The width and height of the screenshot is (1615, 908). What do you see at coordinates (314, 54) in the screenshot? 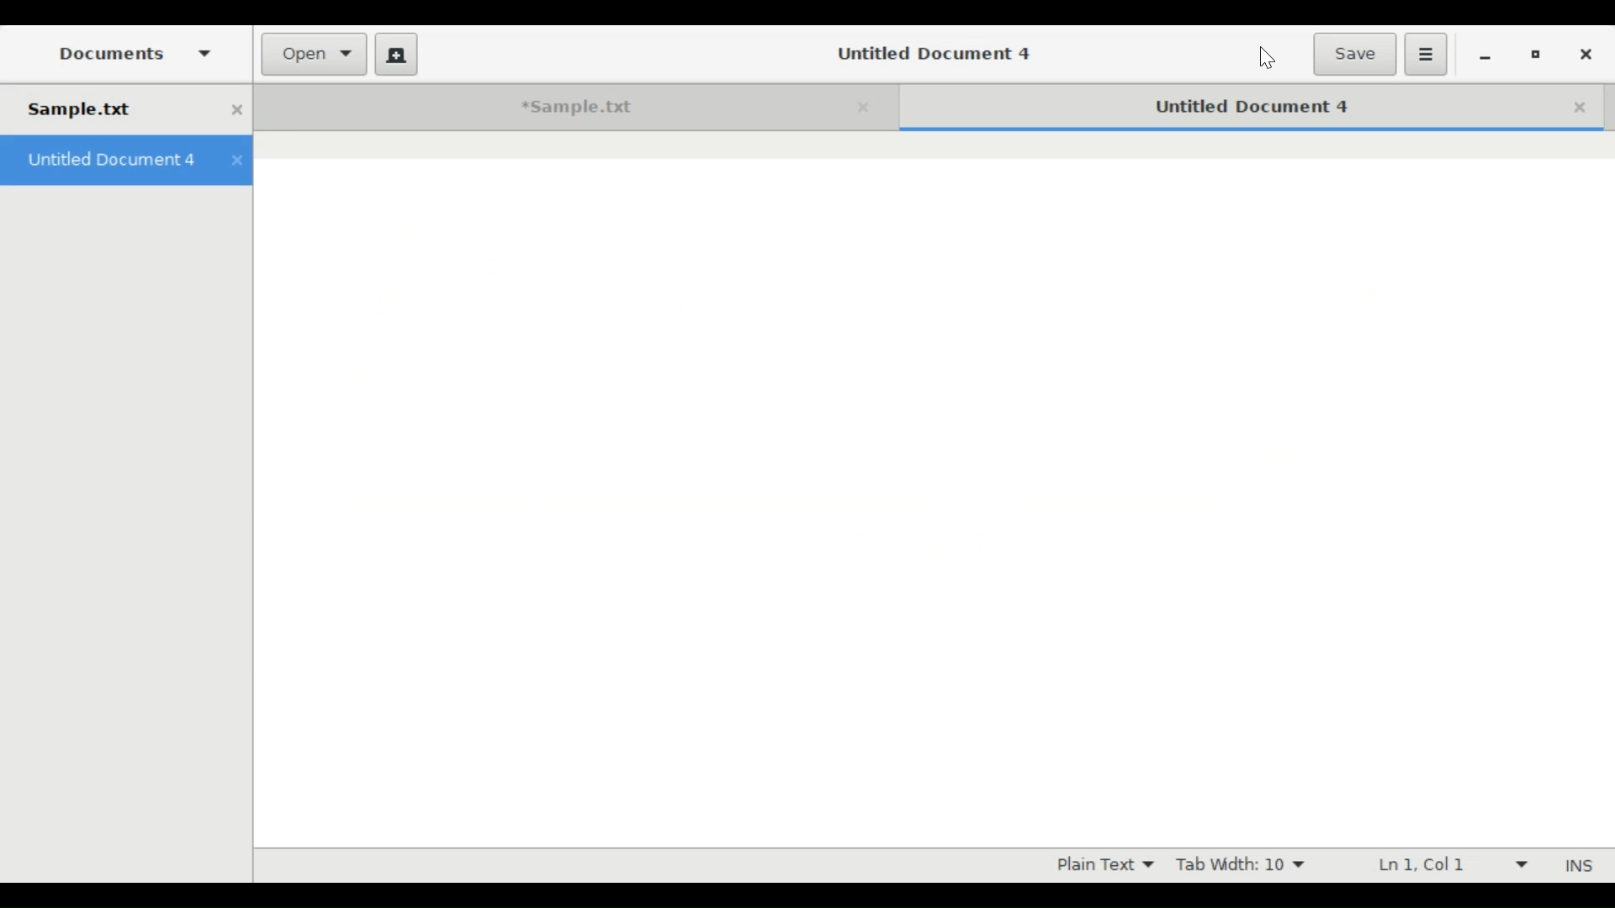
I see `Open` at bounding box center [314, 54].